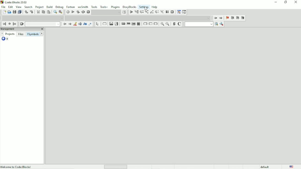 The image size is (301, 169). What do you see at coordinates (104, 7) in the screenshot?
I see `Tools+` at bounding box center [104, 7].